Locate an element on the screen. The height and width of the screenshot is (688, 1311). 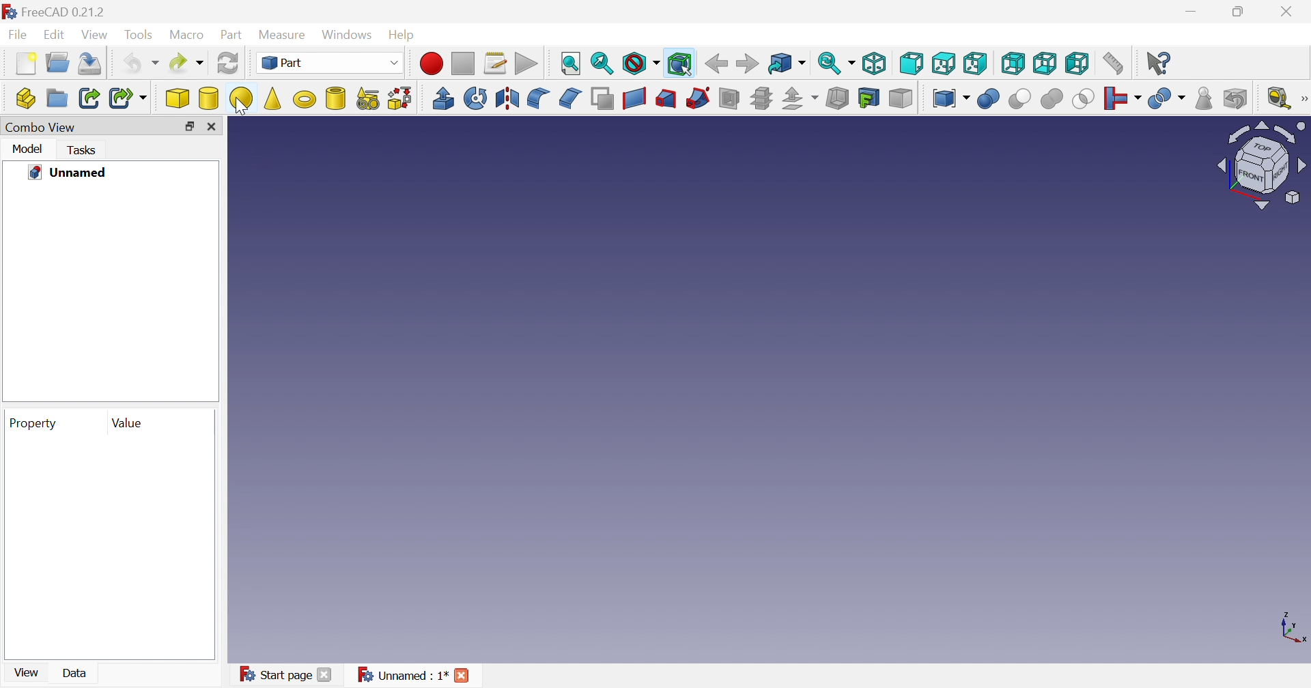
Sub-sections is located at coordinates (761, 97).